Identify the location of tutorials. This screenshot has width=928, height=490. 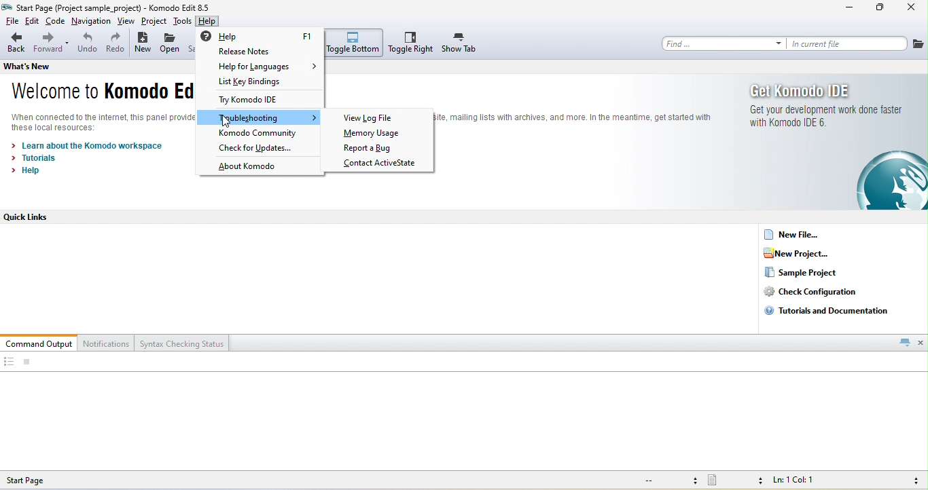
(36, 158).